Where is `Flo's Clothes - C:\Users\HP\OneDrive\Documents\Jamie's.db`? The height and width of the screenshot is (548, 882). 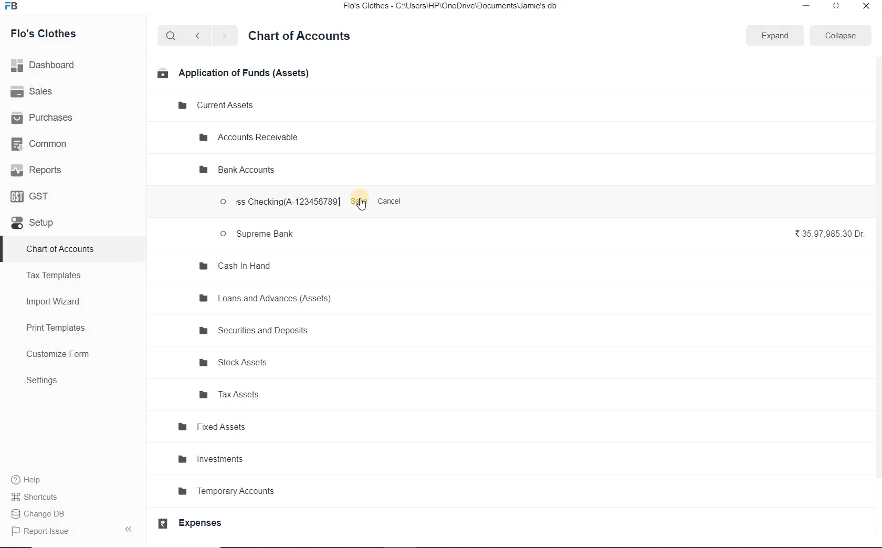 Flo's Clothes - C:\Users\HP\OneDrive\Documents\Jamie's.db is located at coordinates (451, 7).